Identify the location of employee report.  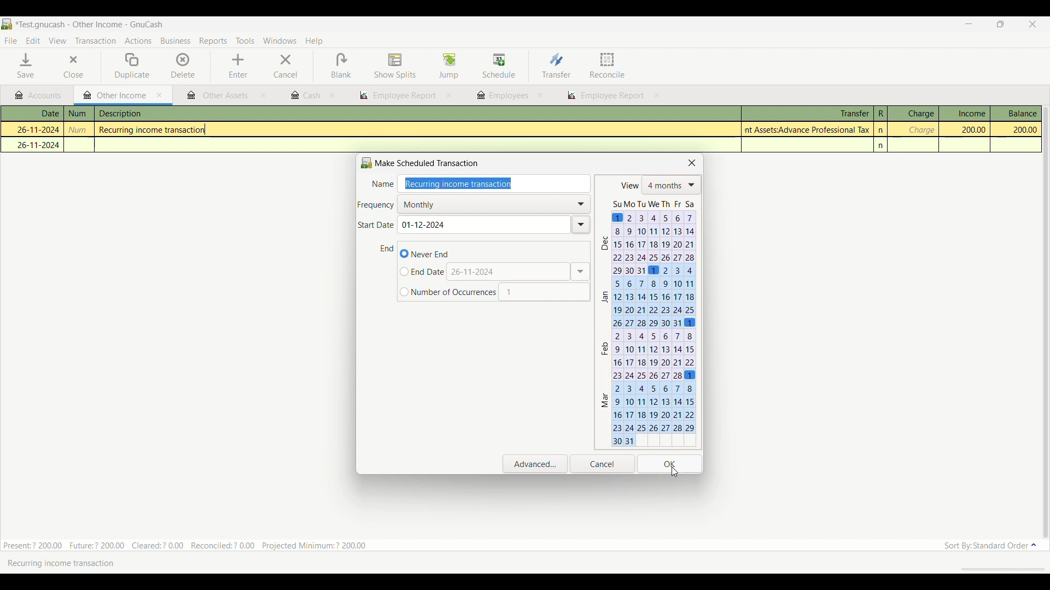
(397, 96).